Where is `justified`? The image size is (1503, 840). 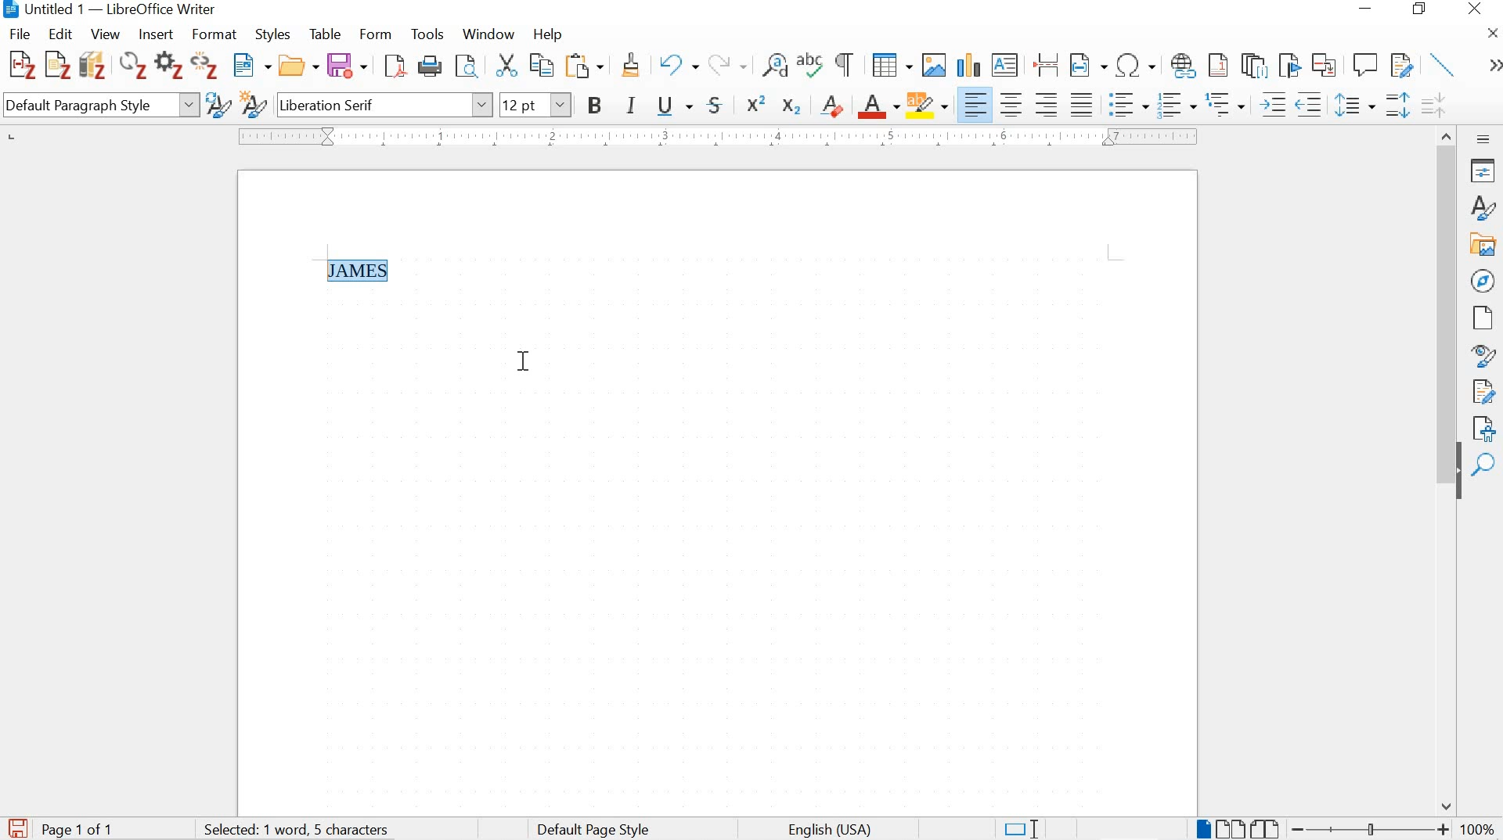 justified is located at coordinates (1082, 102).